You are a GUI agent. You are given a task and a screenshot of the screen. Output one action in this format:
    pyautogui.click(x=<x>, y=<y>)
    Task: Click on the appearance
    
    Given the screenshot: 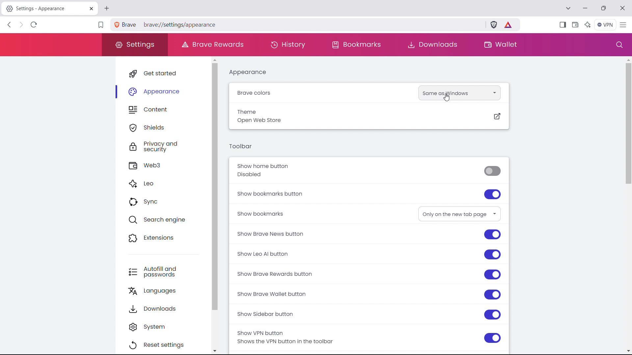 What is the action you would take?
    pyautogui.click(x=248, y=73)
    